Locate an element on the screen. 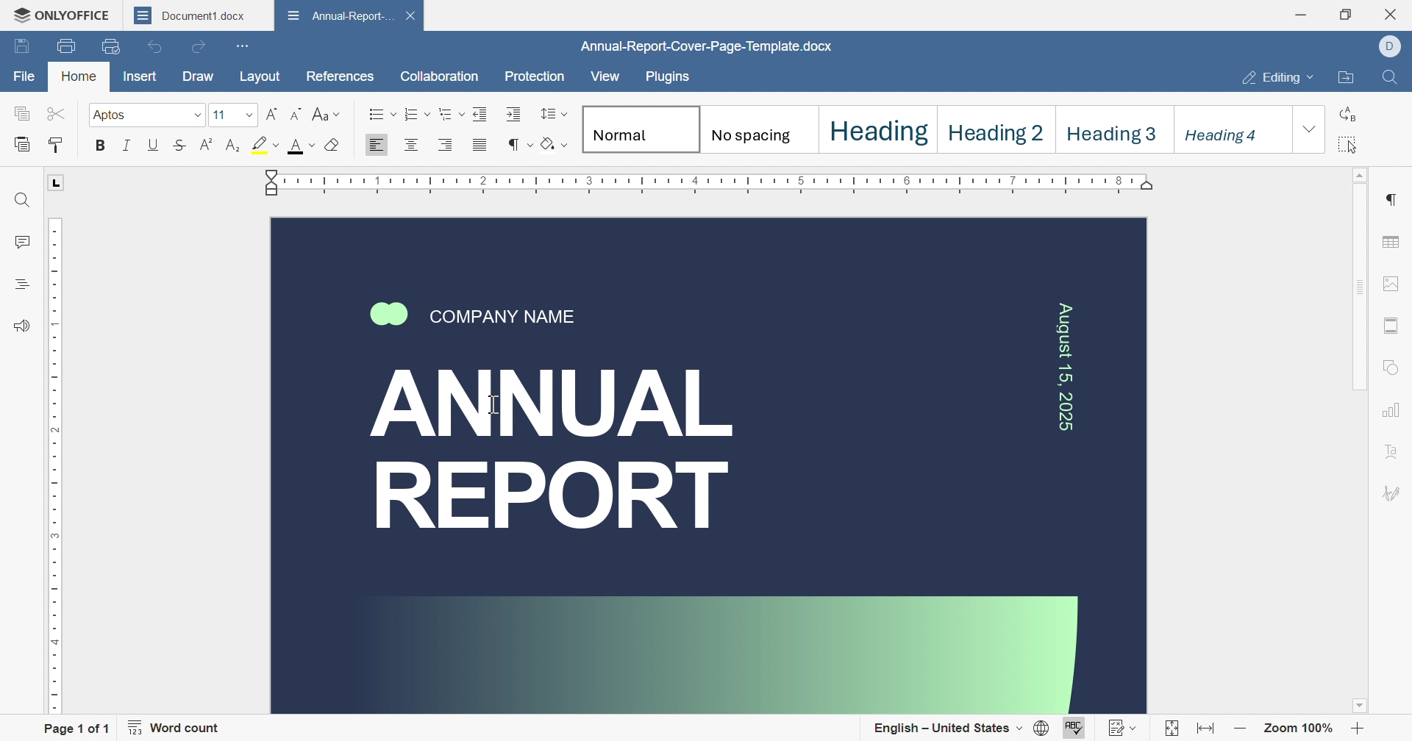 This screenshot has width=1412, height=741. typing cursor is located at coordinates (488, 404).